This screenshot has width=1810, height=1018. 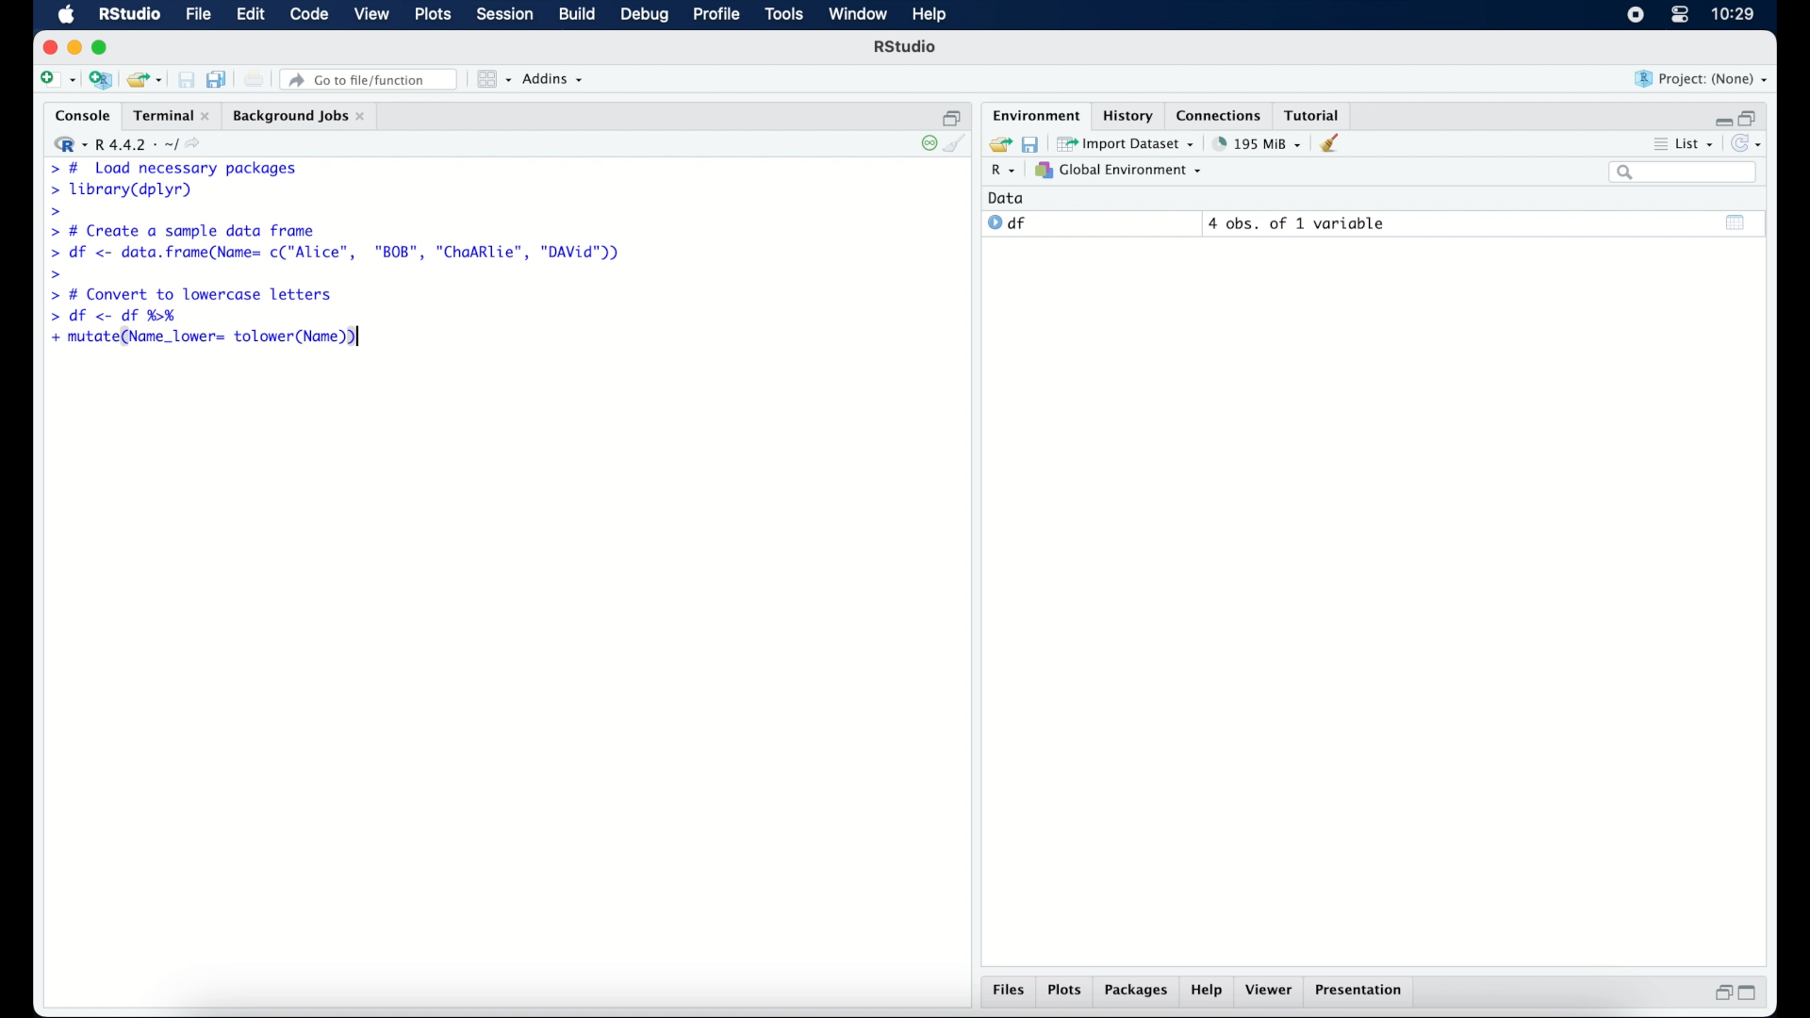 What do you see at coordinates (57, 273) in the screenshot?
I see `command prompt` at bounding box center [57, 273].